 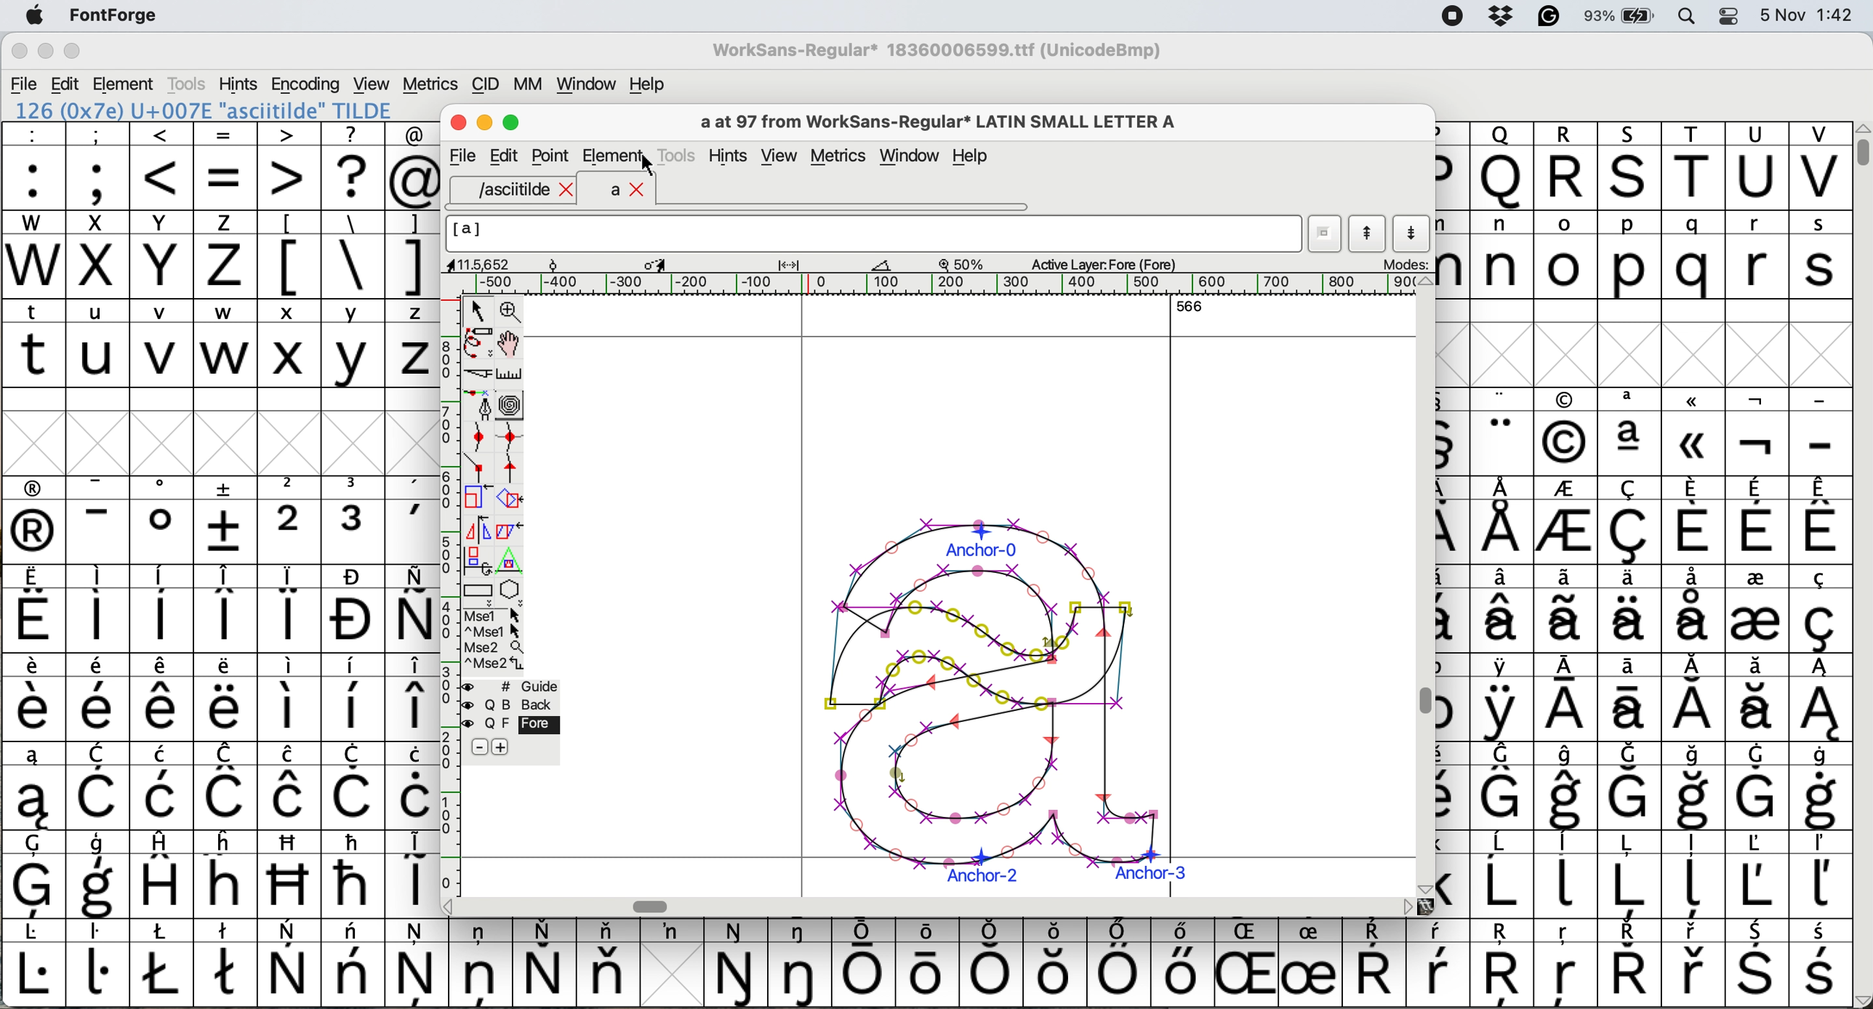 What do you see at coordinates (479, 375) in the screenshot?
I see `cut splines in two` at bounding box center [479, 375].